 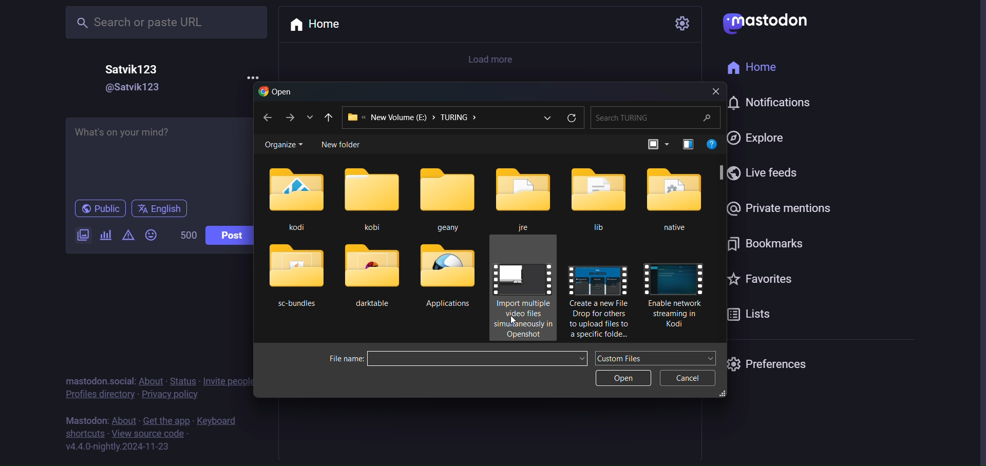 What do you see at coordinates (676, 296) in the screenshot?
I see `Enable network
streaming in
Kodi` at bounding box center [676, 296].